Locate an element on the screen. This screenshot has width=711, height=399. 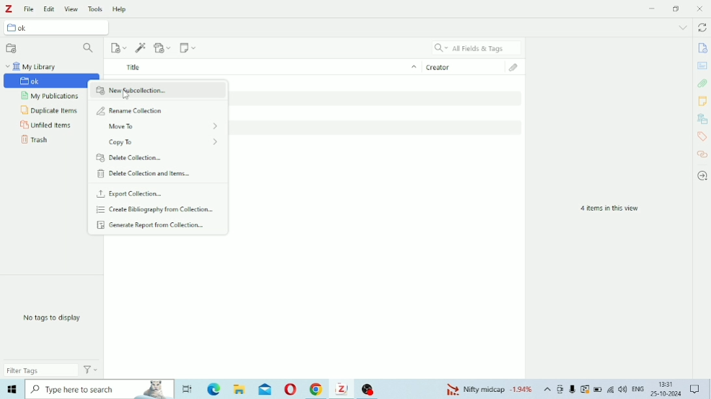
25-10-2024 is located at coordinates (666, 394).